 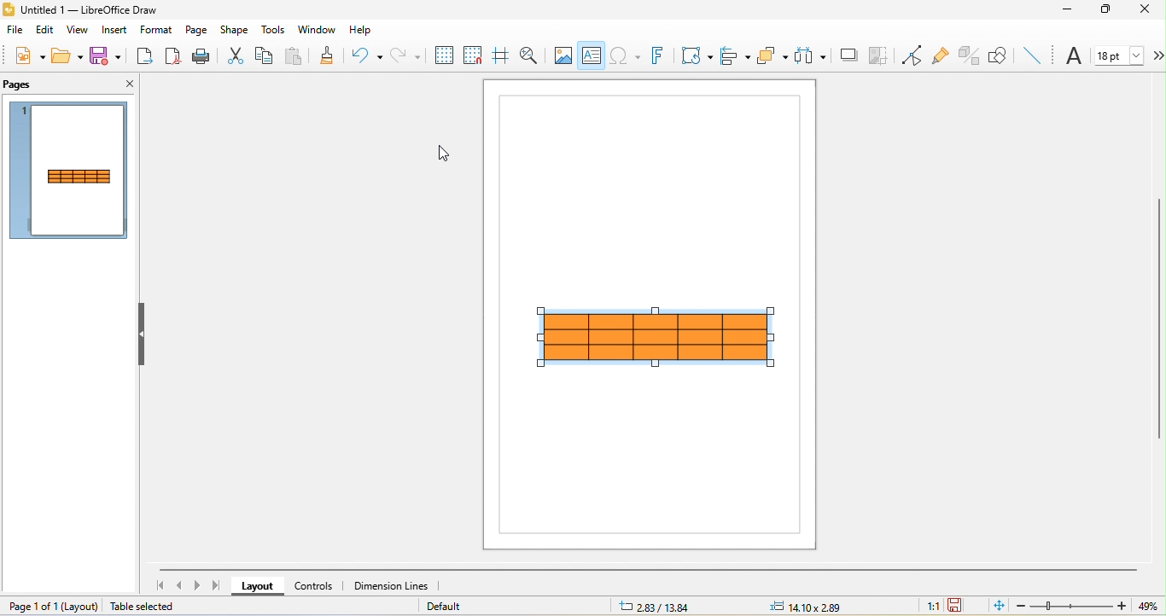 What do you see at coordinates (331, 57) in the screenshot?
I see `clone formatting` at bounding box center [331, 57].